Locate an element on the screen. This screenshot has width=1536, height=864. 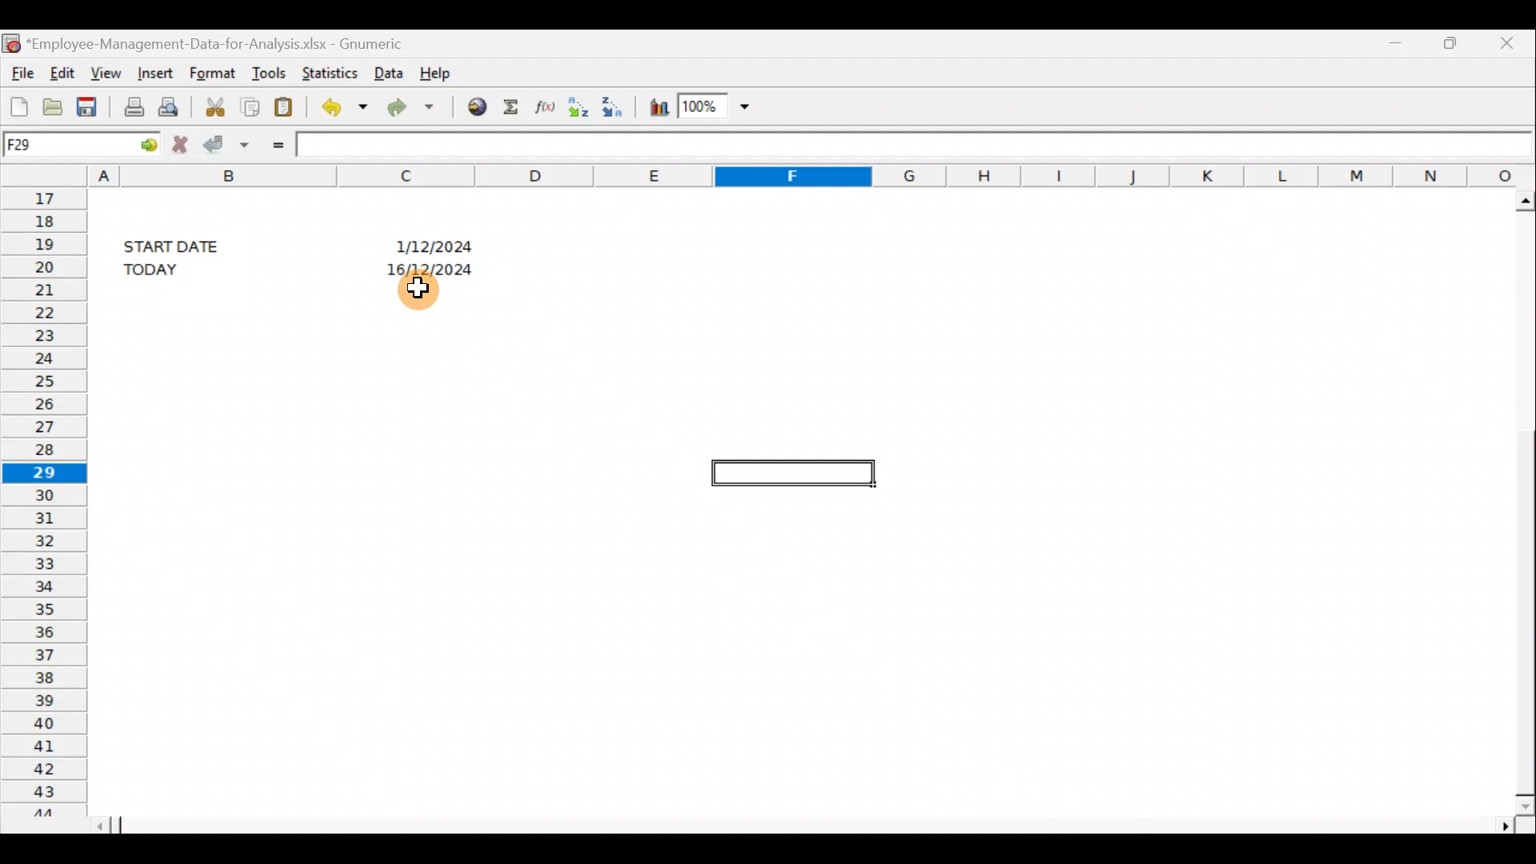
Enter formula is located at coordinates (274, 143).